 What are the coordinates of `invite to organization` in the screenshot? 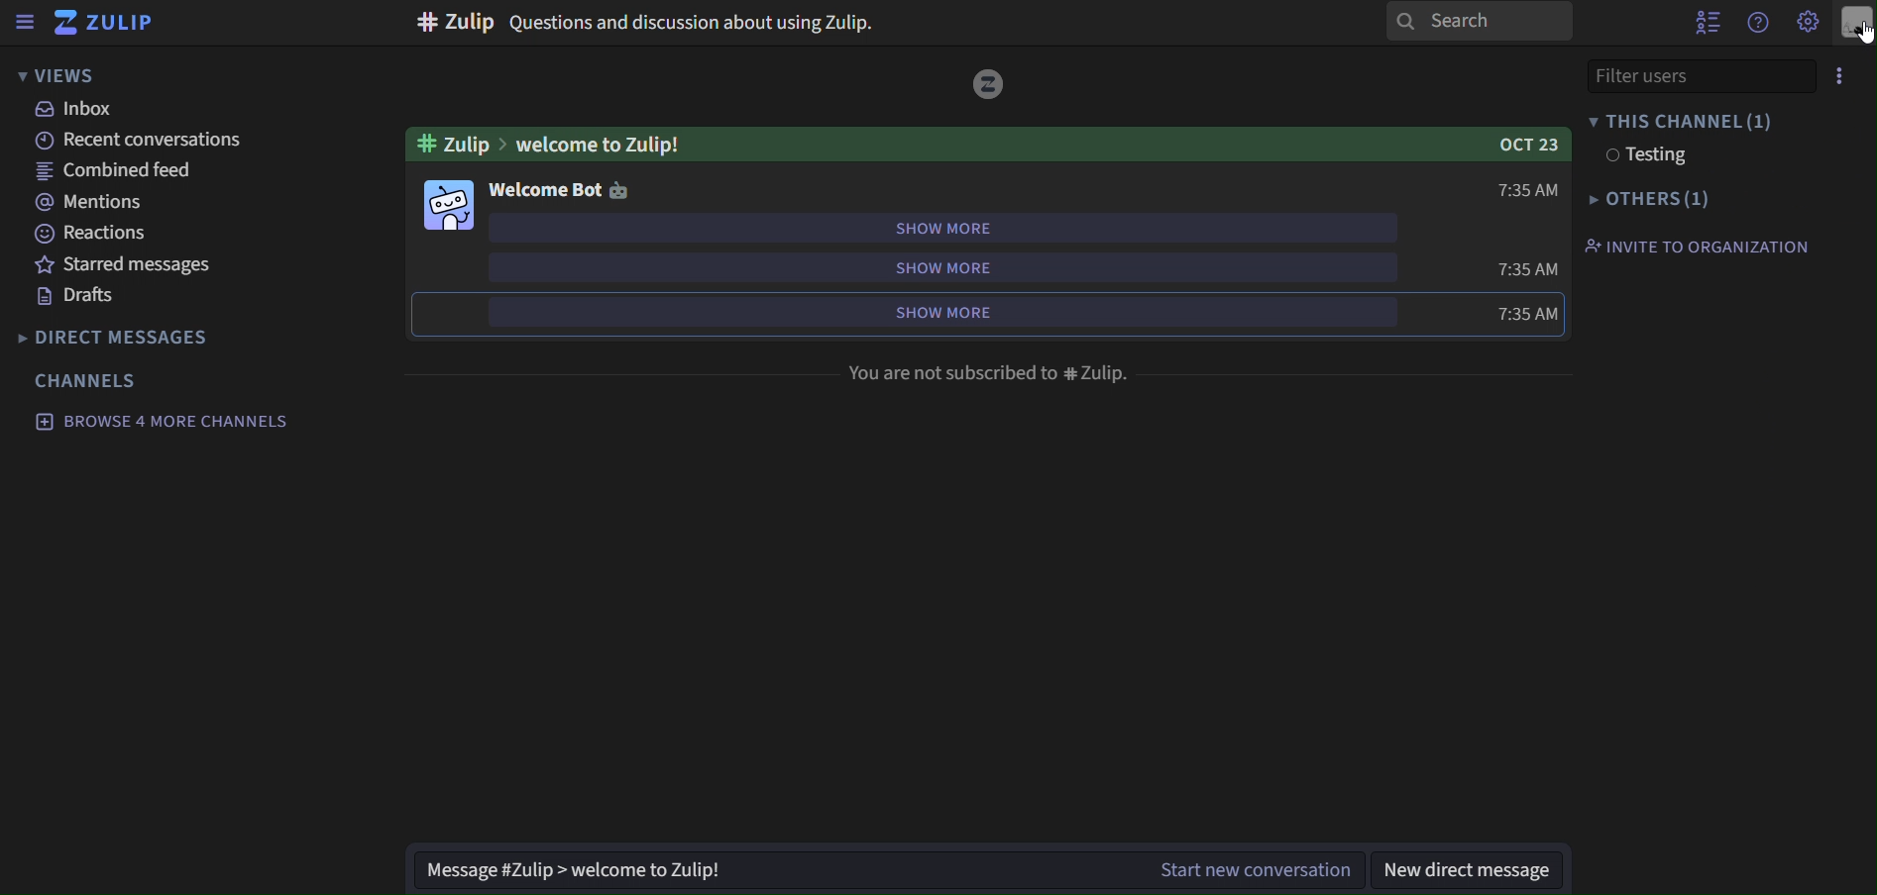 It's located at (1696, 248).